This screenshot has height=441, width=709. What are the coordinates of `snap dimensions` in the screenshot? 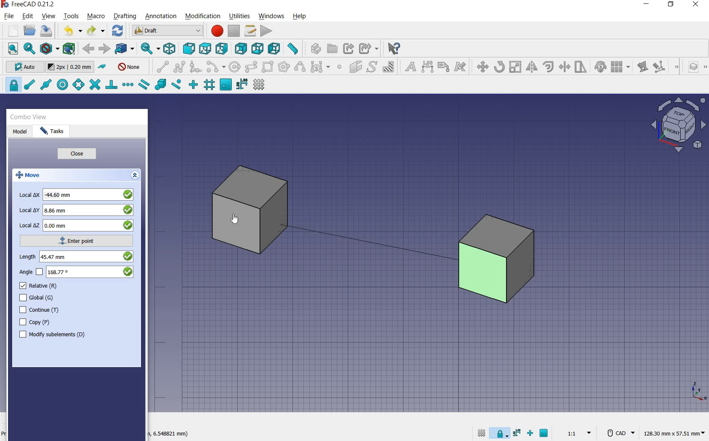 It's located at (517, 433).